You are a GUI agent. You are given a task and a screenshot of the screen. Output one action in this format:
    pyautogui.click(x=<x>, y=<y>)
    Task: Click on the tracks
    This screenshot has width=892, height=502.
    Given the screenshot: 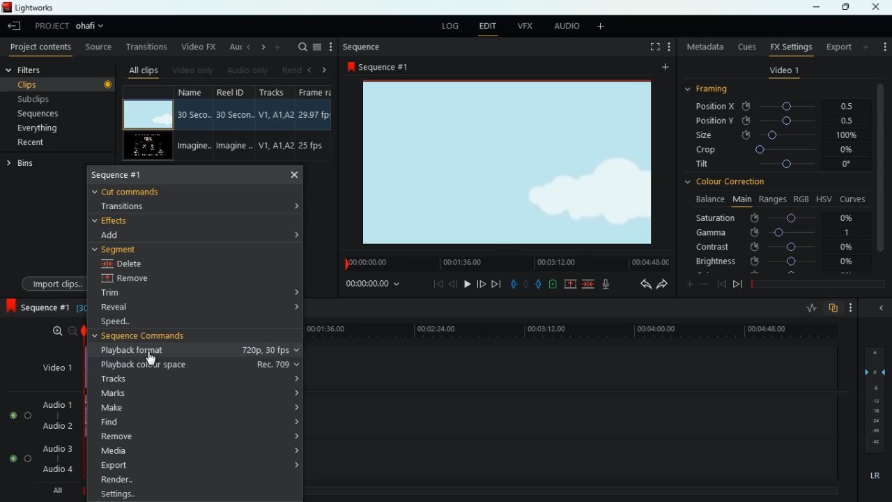 What is the action you would take?
    pyautogui.click(x=199, y=379)
    